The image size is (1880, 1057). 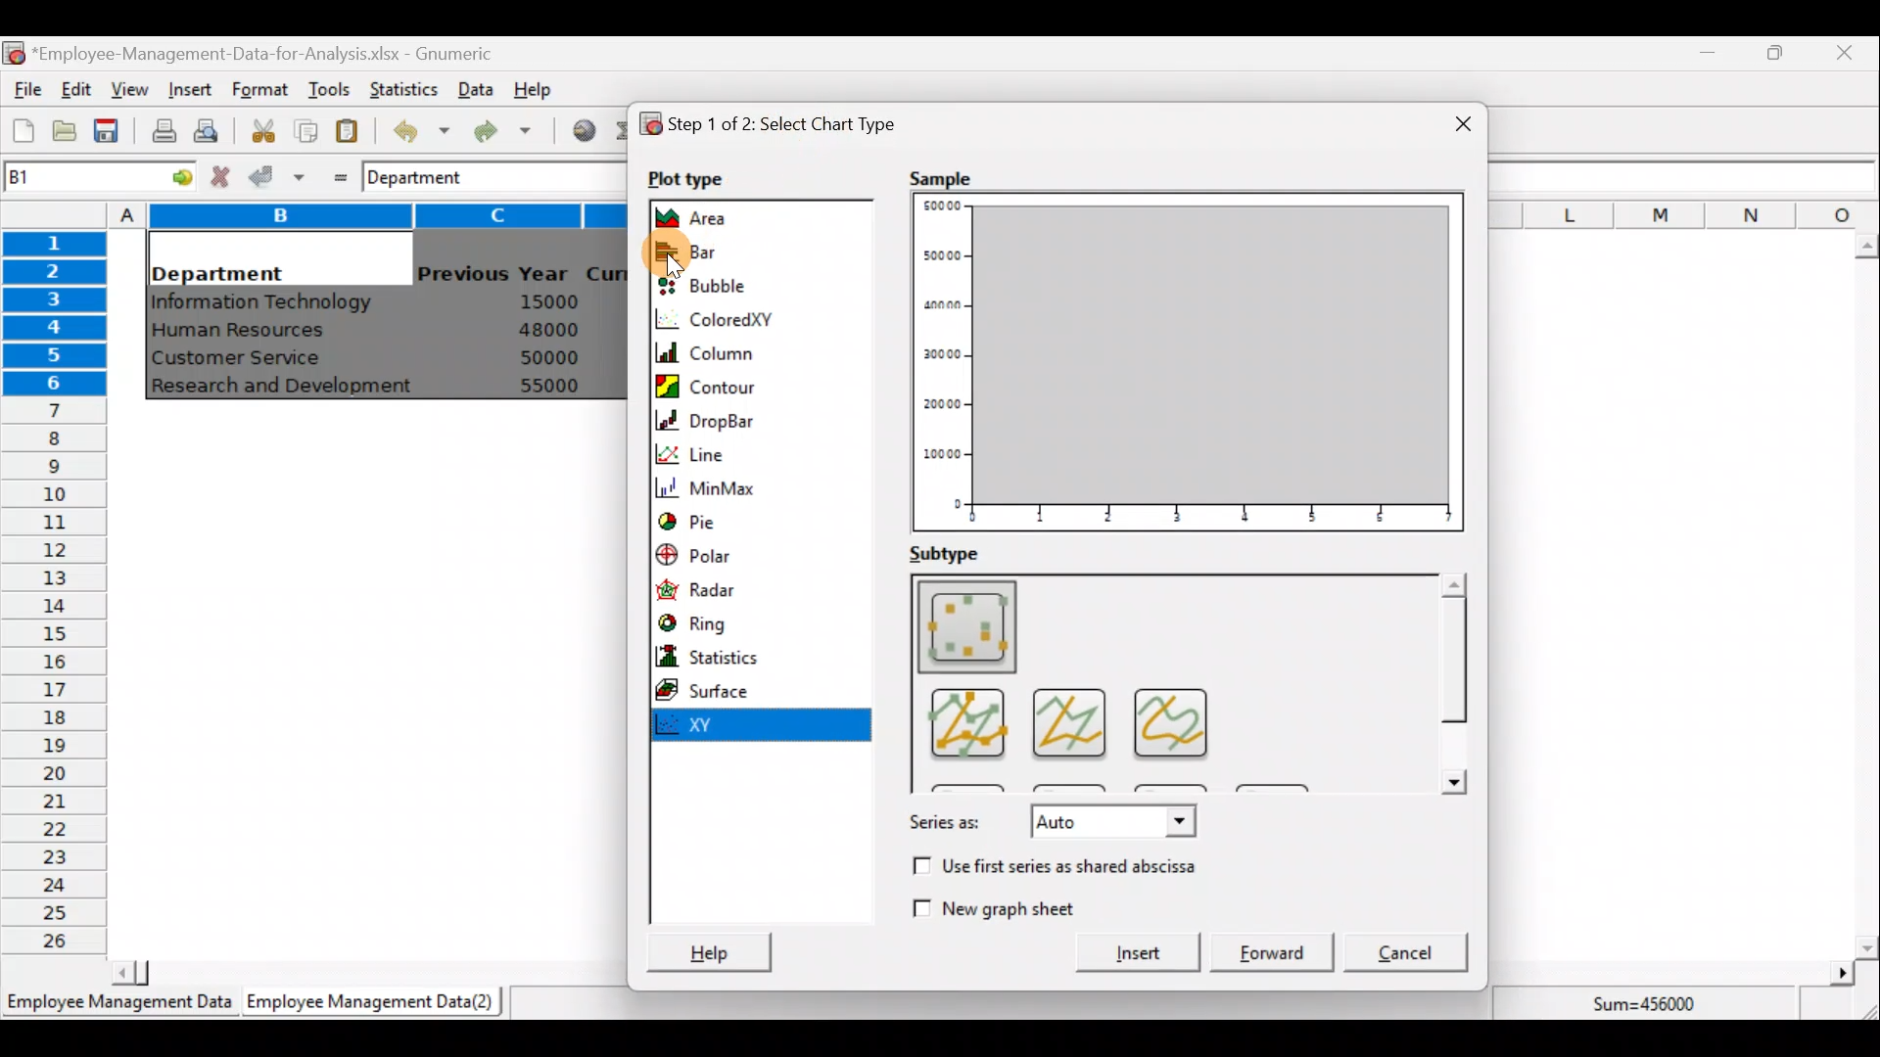 What do you see at coordinates (241, 362) in the screenshot?
I see `Customer Service` at bounding box center [241, 362].